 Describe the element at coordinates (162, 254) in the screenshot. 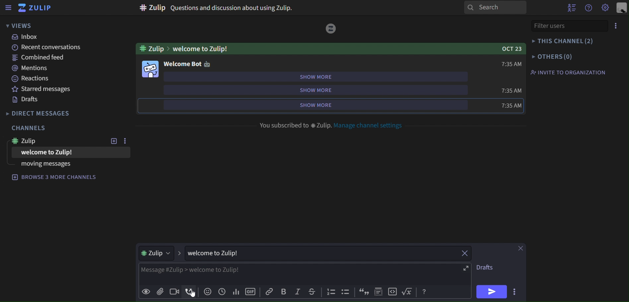

I see `#zulip` at that location.